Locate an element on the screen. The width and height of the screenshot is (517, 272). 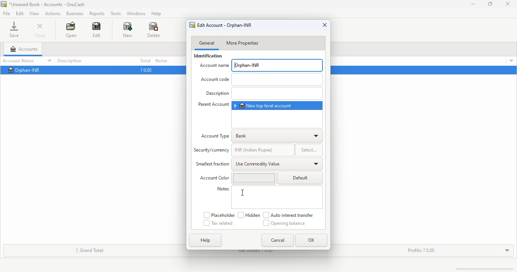
identification is located at coordinates (208, 56).